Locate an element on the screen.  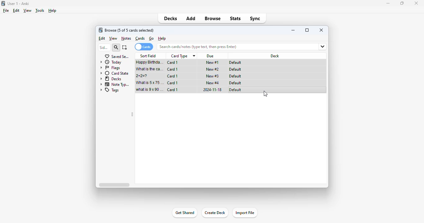
default is located at coordinates (235, 69).